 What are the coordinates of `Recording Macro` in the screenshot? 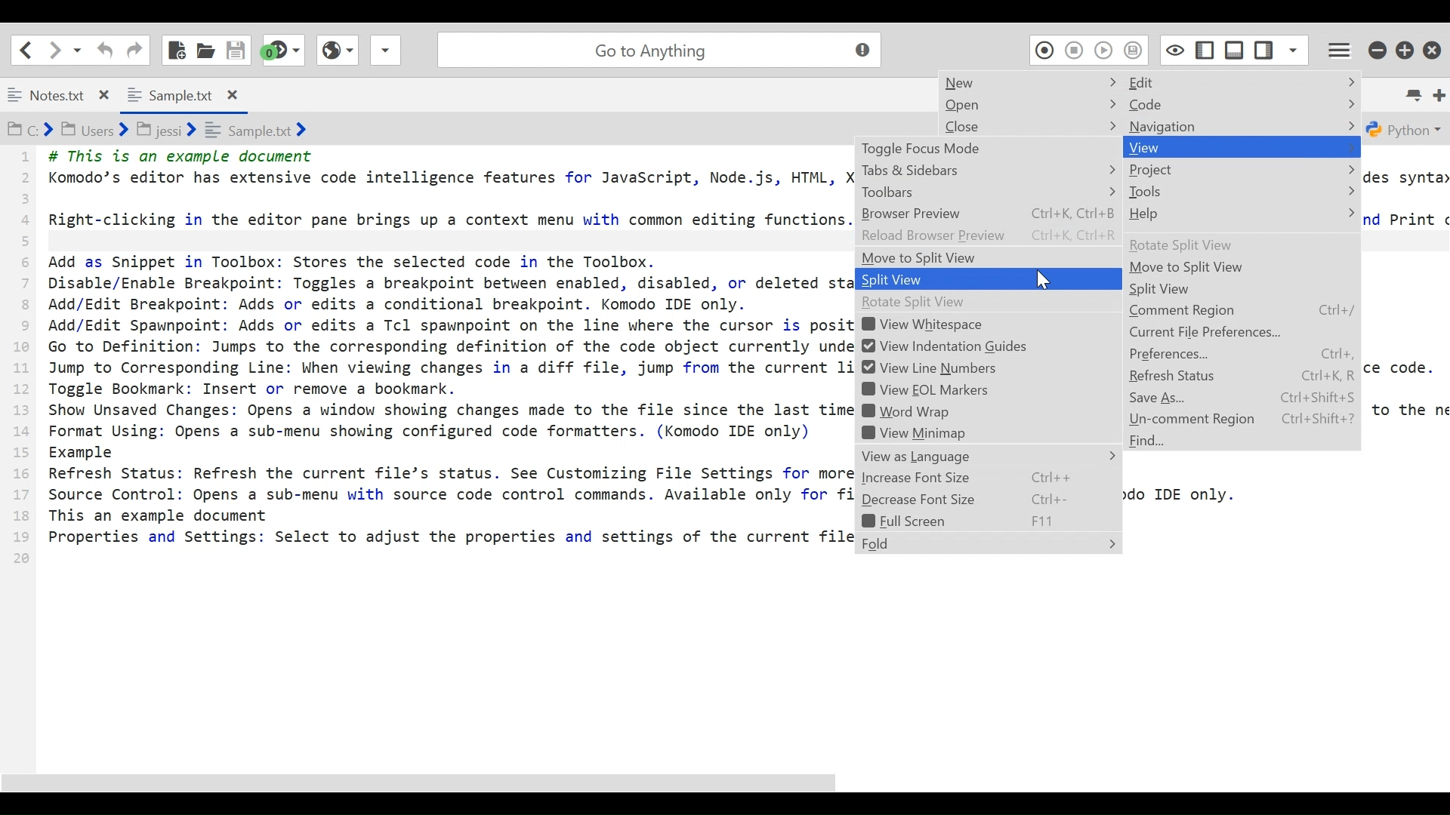 It's located at (1043, 50).